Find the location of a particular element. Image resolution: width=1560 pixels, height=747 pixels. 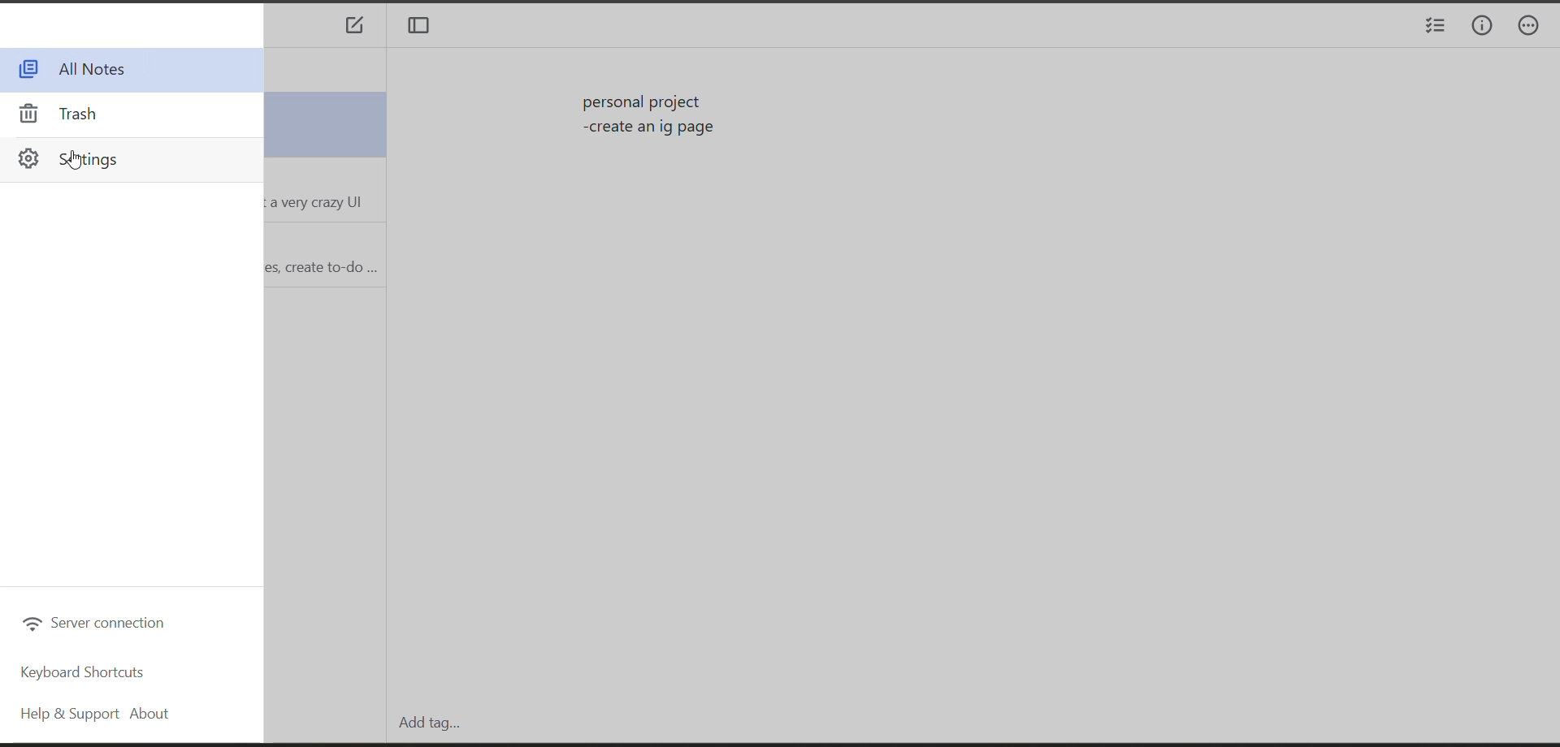

cursor is located at coordinates (78, 162).